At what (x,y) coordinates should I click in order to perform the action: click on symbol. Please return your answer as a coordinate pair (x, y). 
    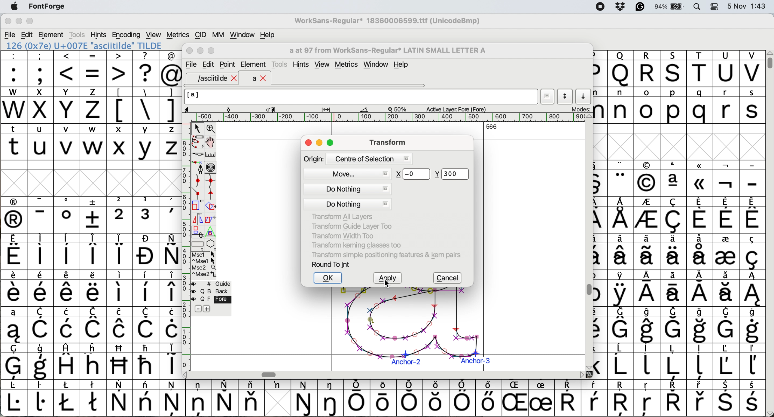
    Looking at the image, I should click on (752, 288).